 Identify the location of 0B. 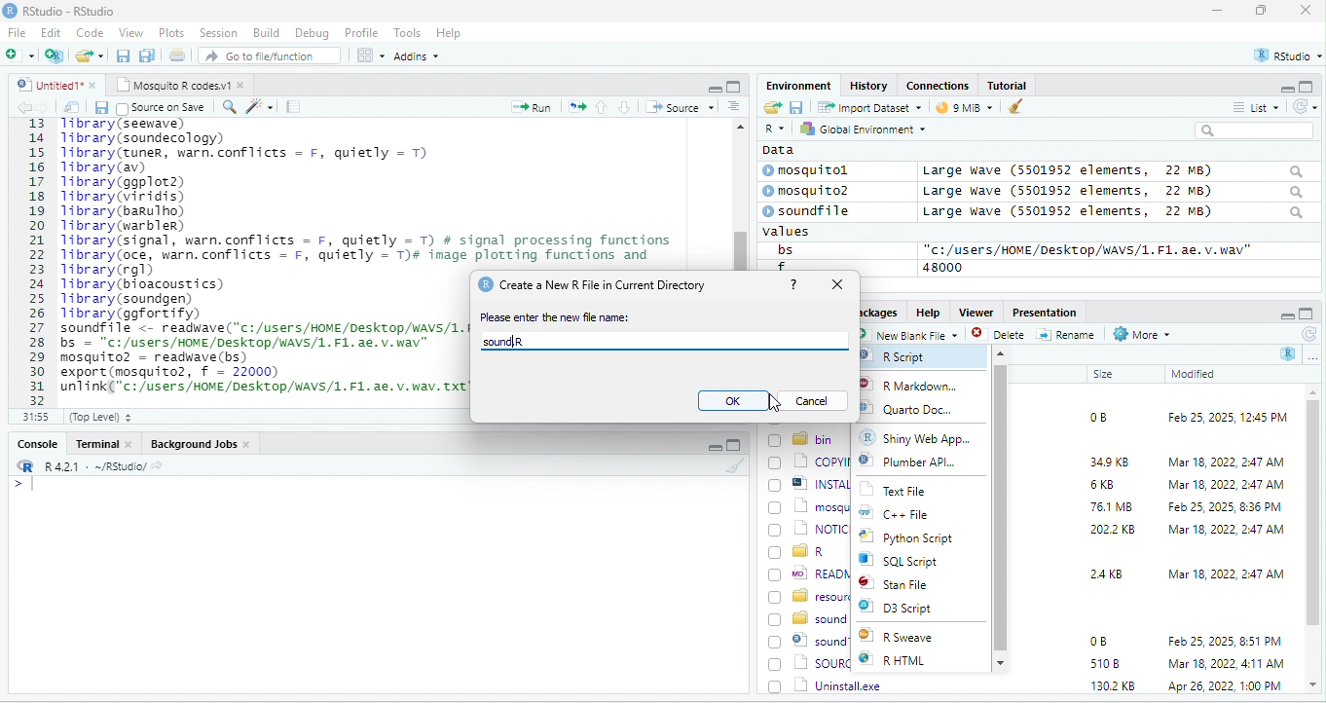
(1097, 642).